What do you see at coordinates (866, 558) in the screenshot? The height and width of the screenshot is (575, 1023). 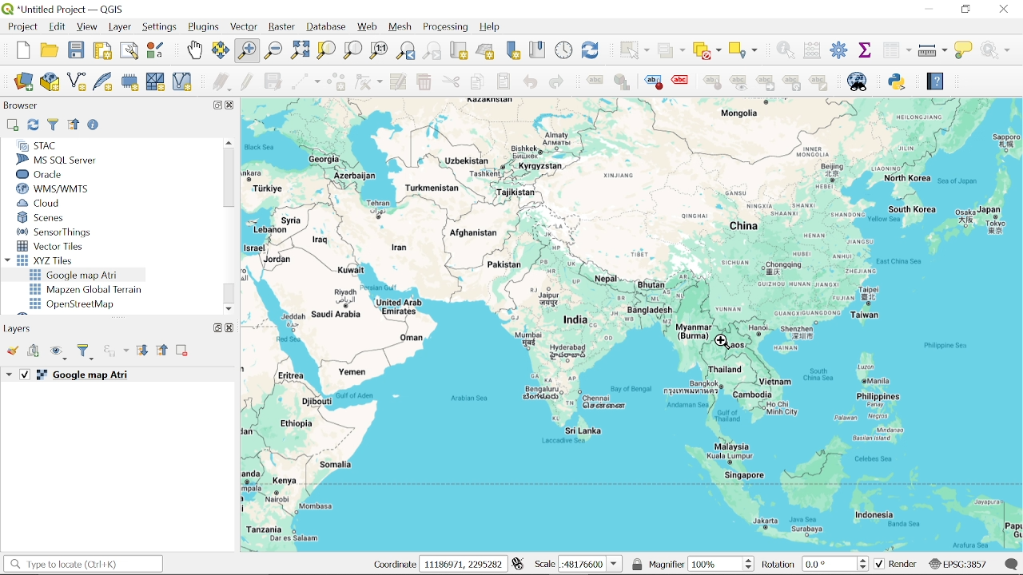 I see `Increase` at bounding box center [866, 558].